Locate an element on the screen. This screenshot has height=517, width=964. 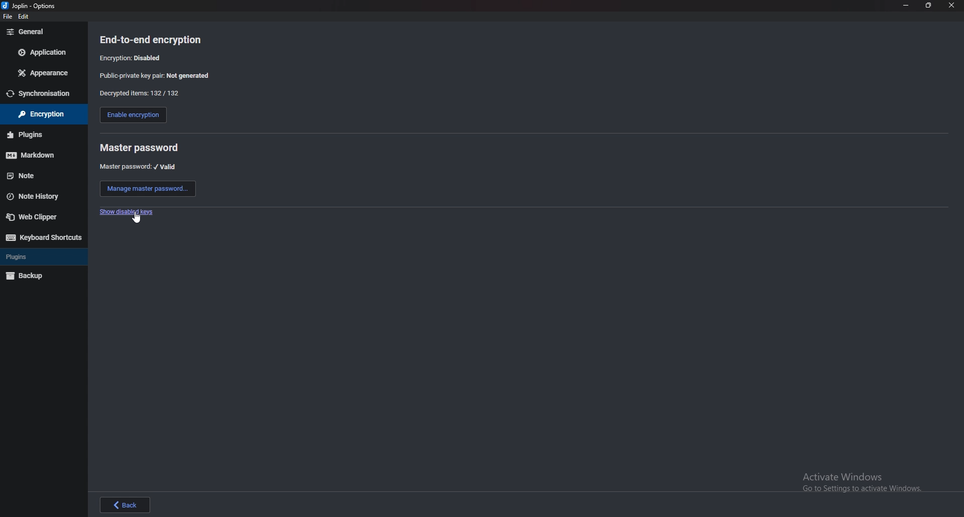
edit is located at coordinates (25, 16).